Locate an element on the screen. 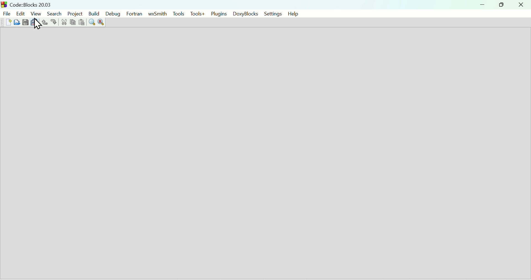 The image size is (531, 280). minimize is located at coordinates (482, 5).